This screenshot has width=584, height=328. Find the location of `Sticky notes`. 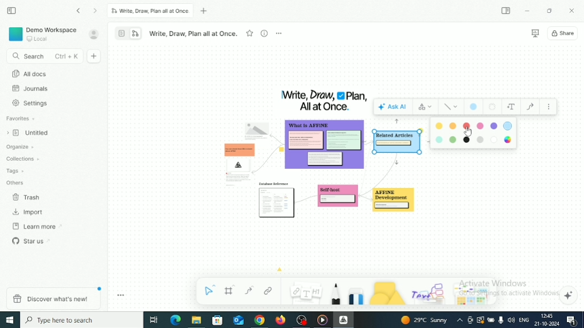

Sticky notes is located at coordinates (278, 201).